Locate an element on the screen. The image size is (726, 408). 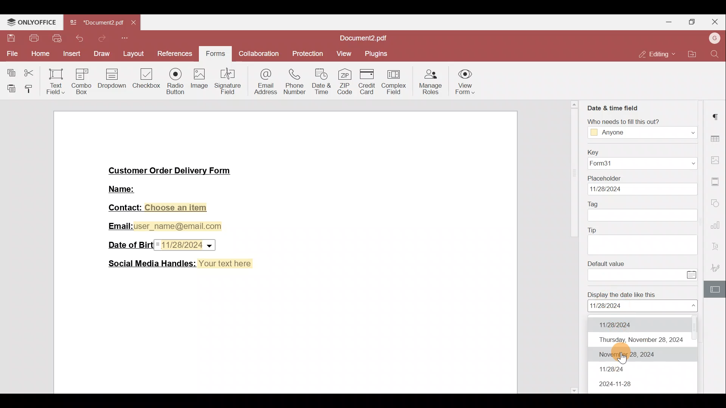
Thursday, November 28 2024 is located at coordinates (640, 339).